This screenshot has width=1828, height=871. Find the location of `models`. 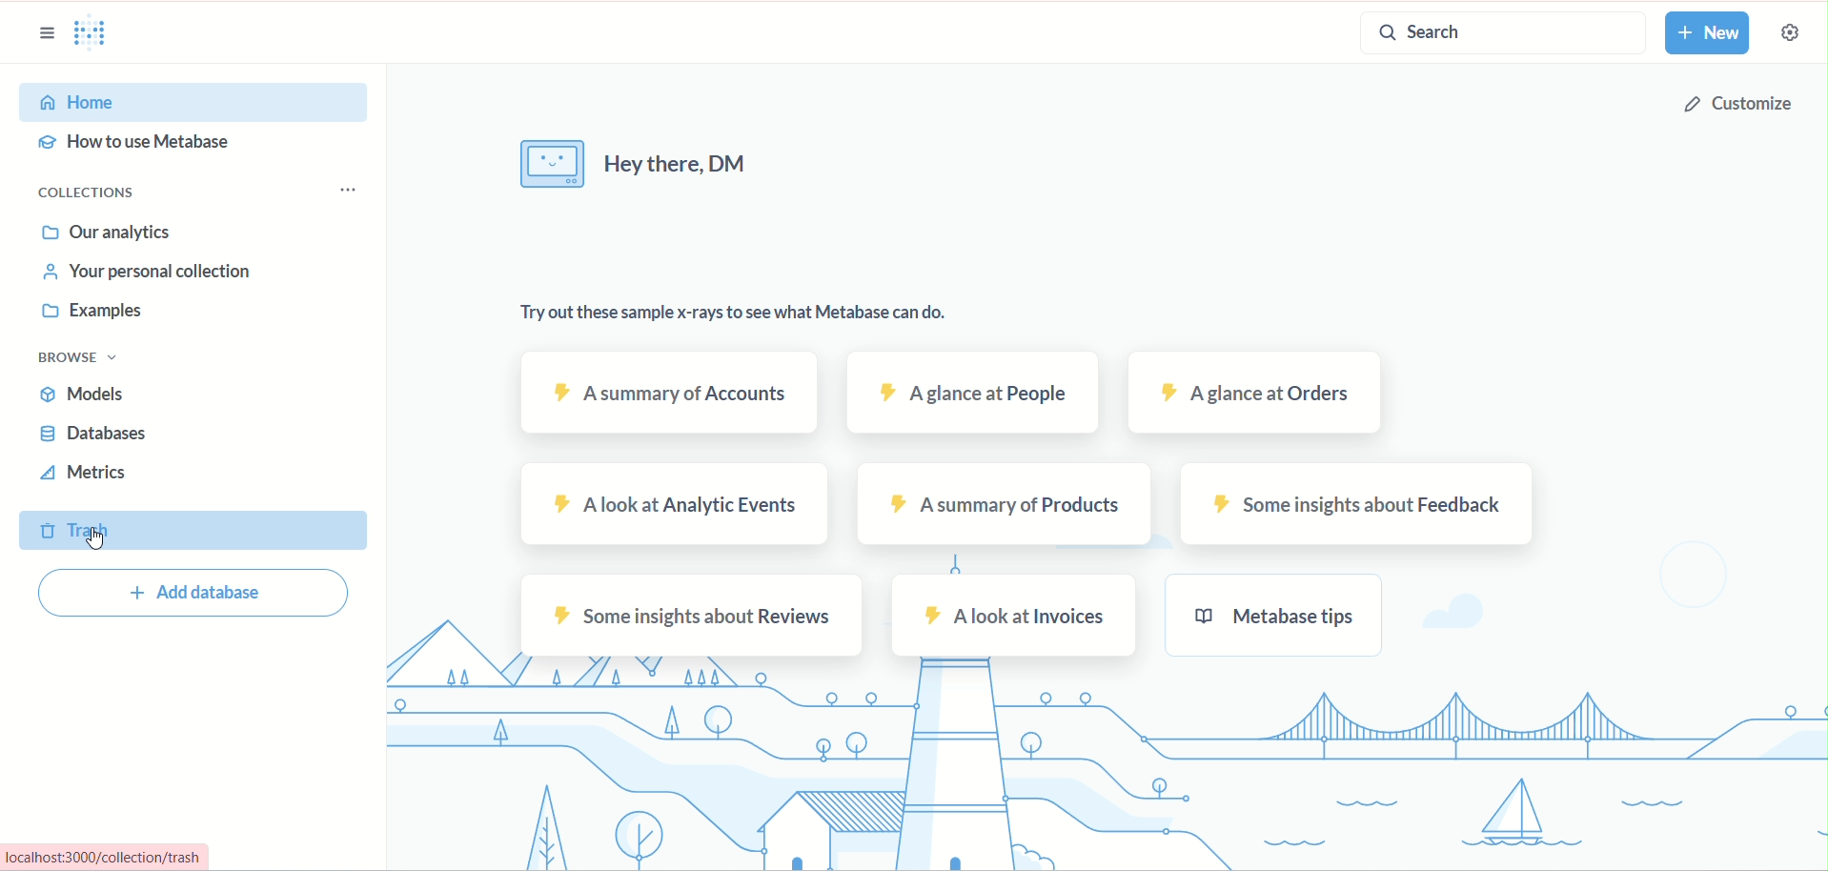

models is located at coordinates (88, 396).